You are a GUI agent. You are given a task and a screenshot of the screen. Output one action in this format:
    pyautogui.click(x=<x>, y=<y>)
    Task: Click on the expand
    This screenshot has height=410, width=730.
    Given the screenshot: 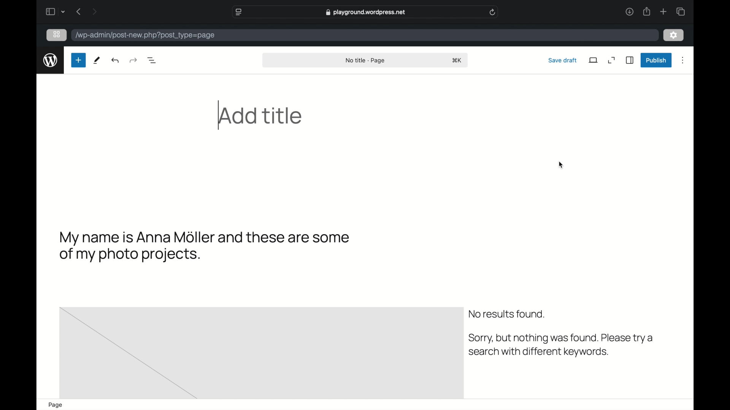 What is the action you would take?
    pyautogui.click(x=612, y=60)
    